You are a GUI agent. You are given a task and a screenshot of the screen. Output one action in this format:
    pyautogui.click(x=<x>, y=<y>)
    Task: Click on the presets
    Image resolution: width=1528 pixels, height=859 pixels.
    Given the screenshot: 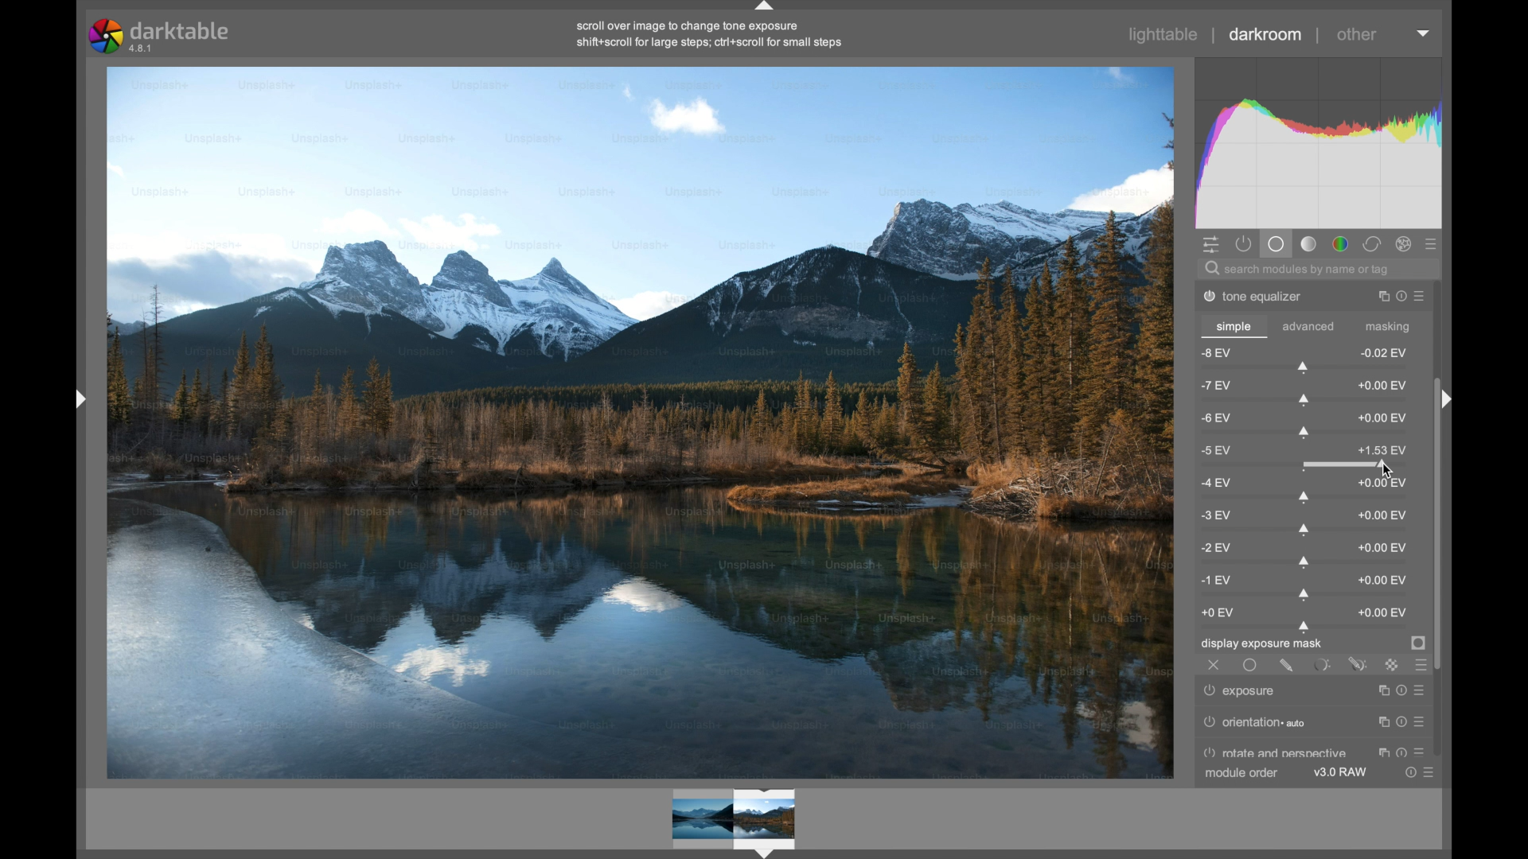 What is the action you would take?
    pyautogui.click(x=1425, y=293)
    